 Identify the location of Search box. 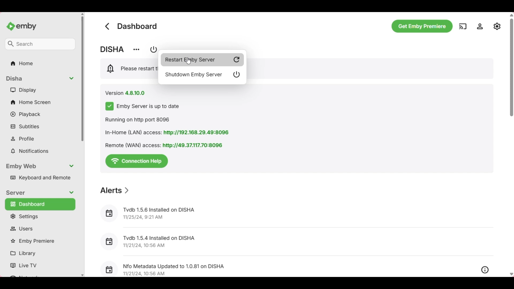
(40, 44).